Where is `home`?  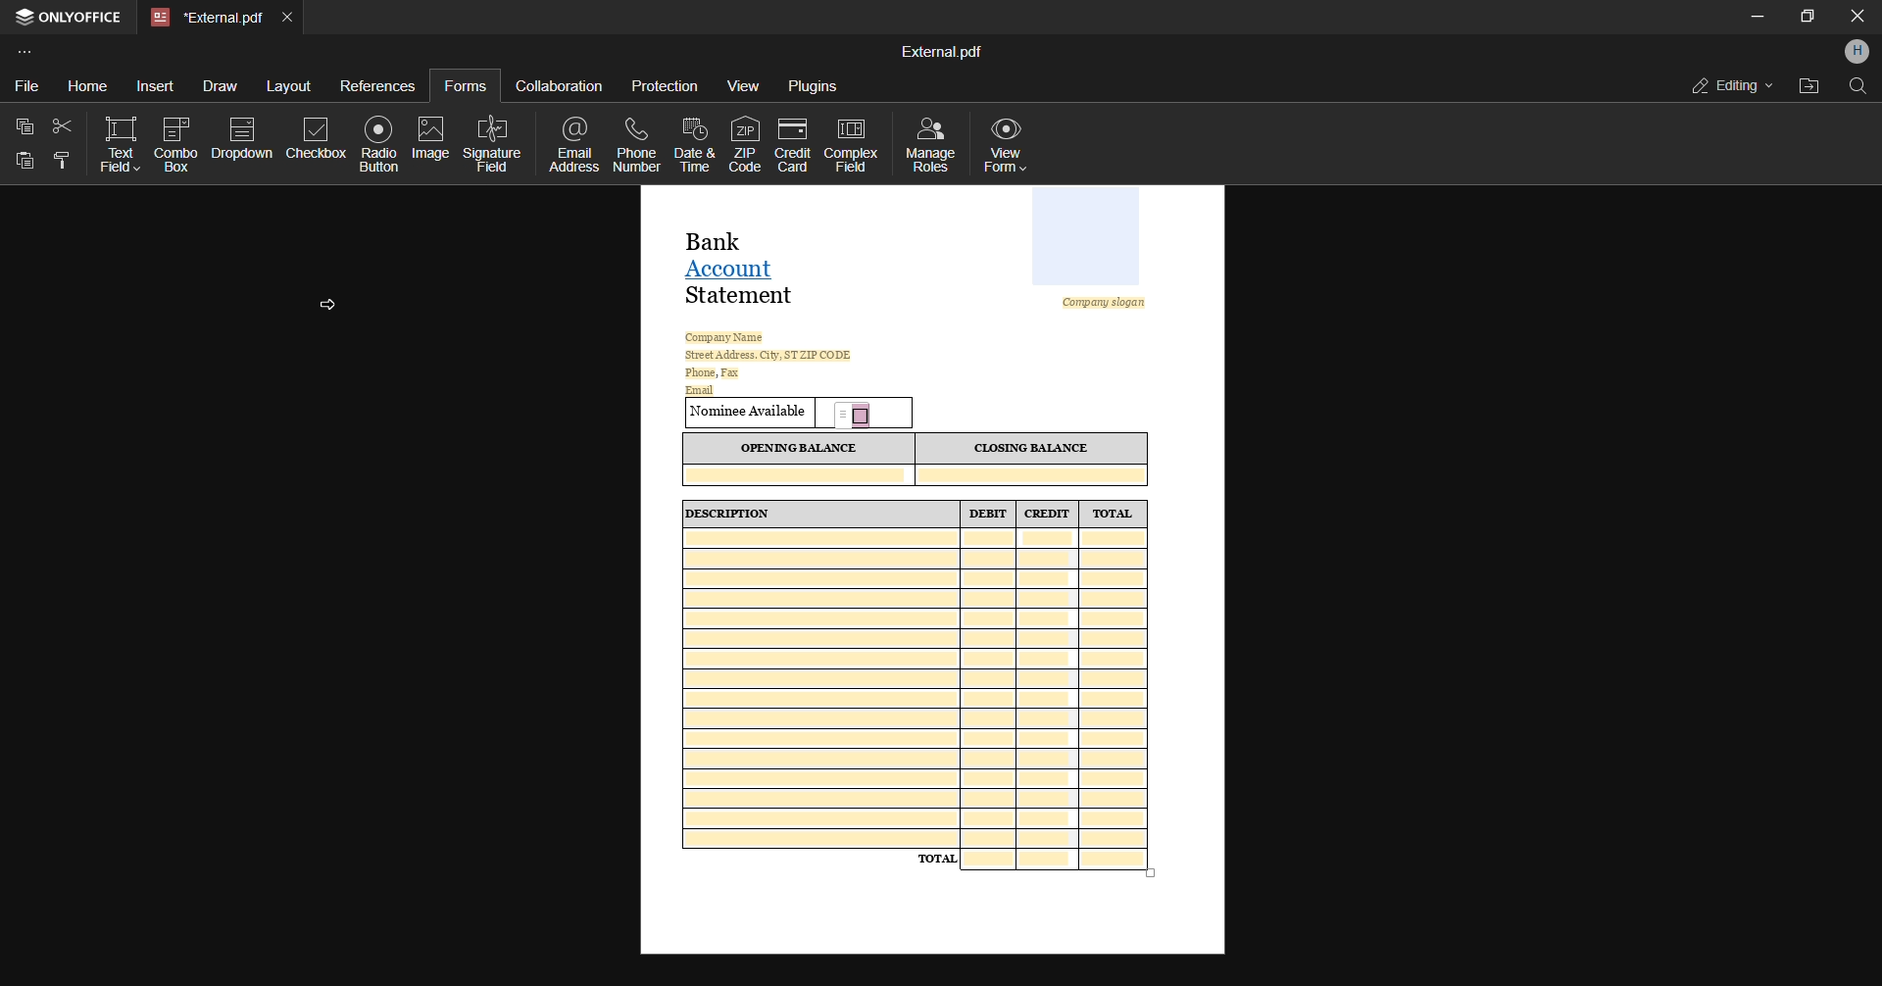 home is located at coordinates (80, 82).